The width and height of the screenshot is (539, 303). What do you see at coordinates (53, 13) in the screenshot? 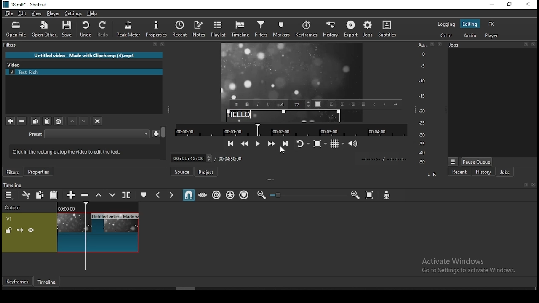
I see `player` at bounding box center [53, 13].